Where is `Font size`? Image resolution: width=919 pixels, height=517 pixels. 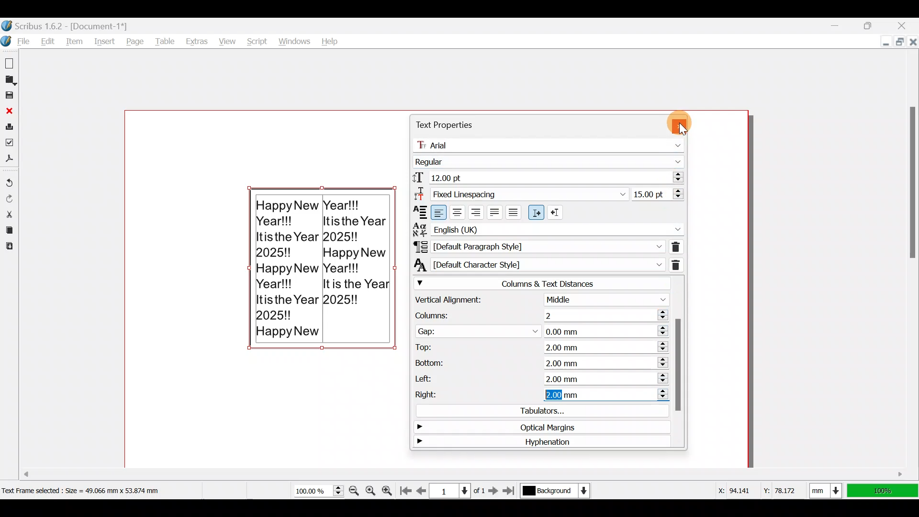 Font size is located at coordinates (547, 177).